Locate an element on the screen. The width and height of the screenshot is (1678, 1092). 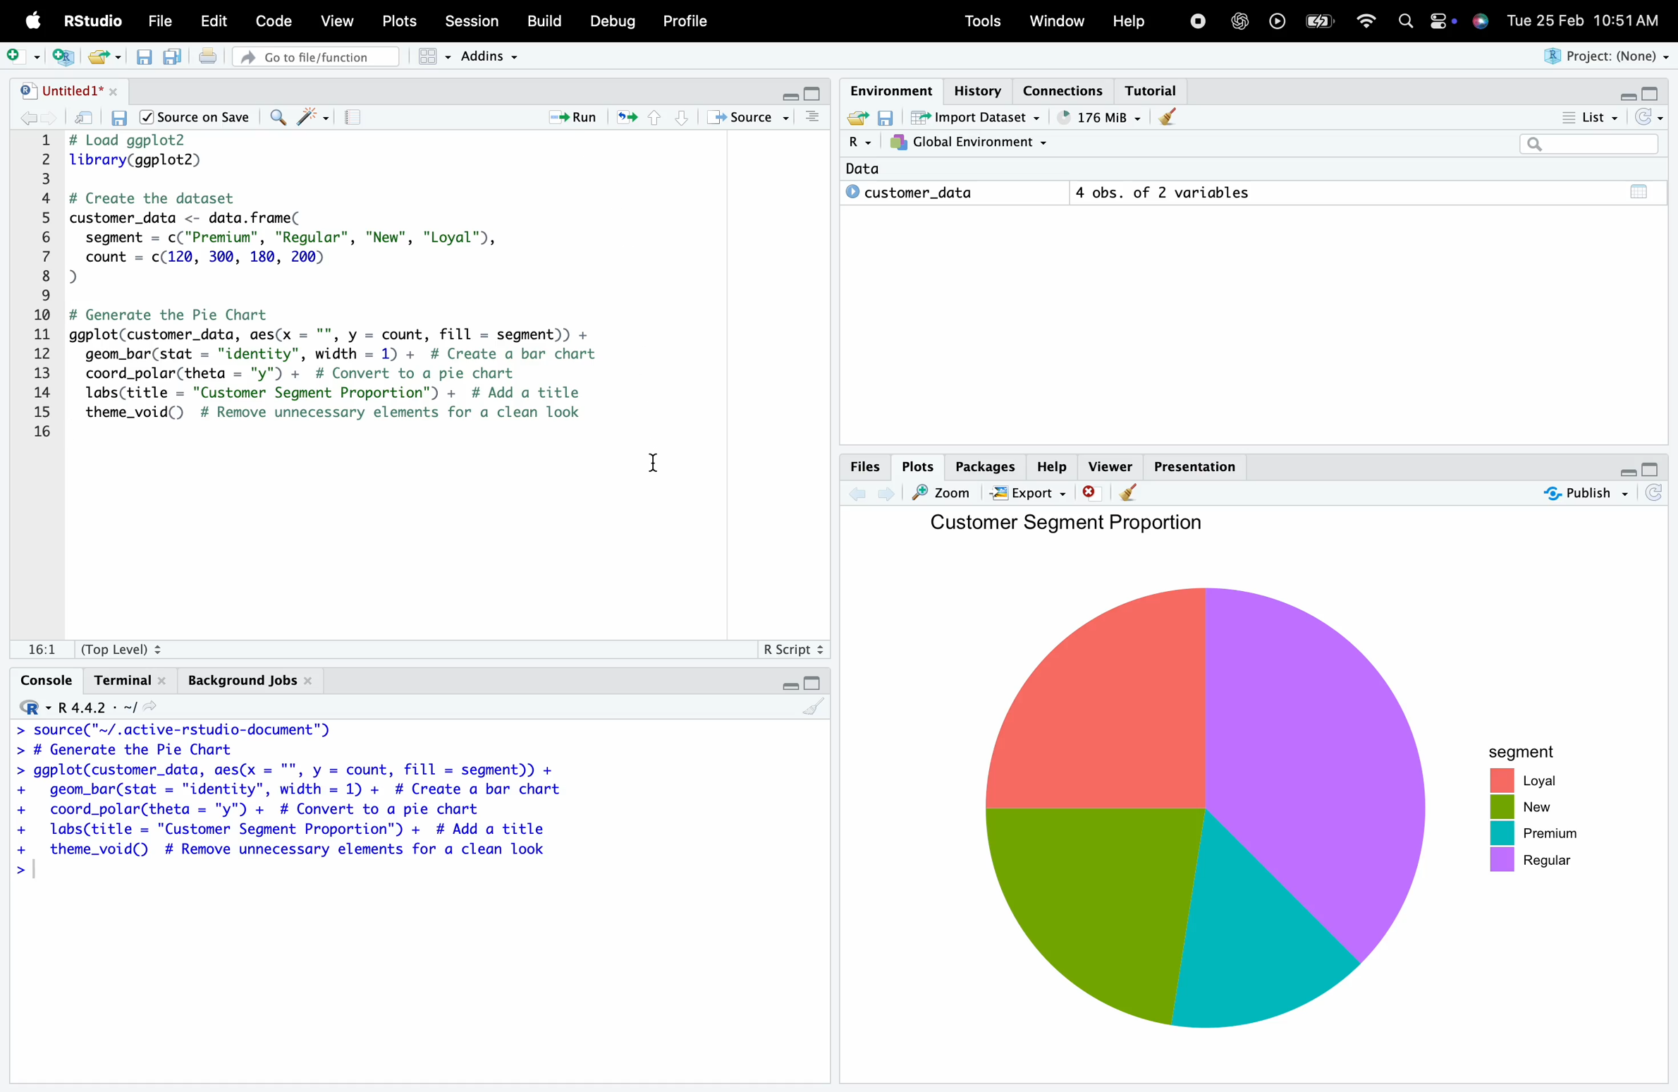
Plots is located at coordinates (913, 465).